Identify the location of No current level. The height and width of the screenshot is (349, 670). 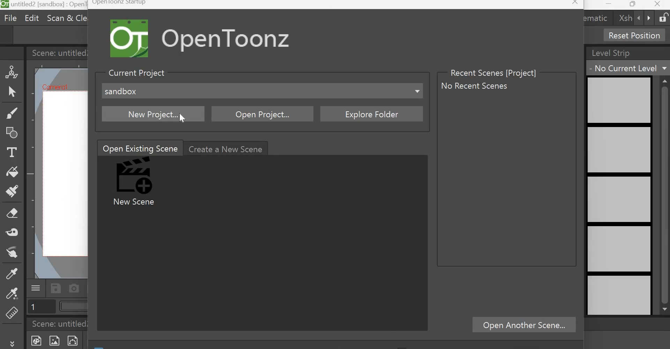
(627, 69).